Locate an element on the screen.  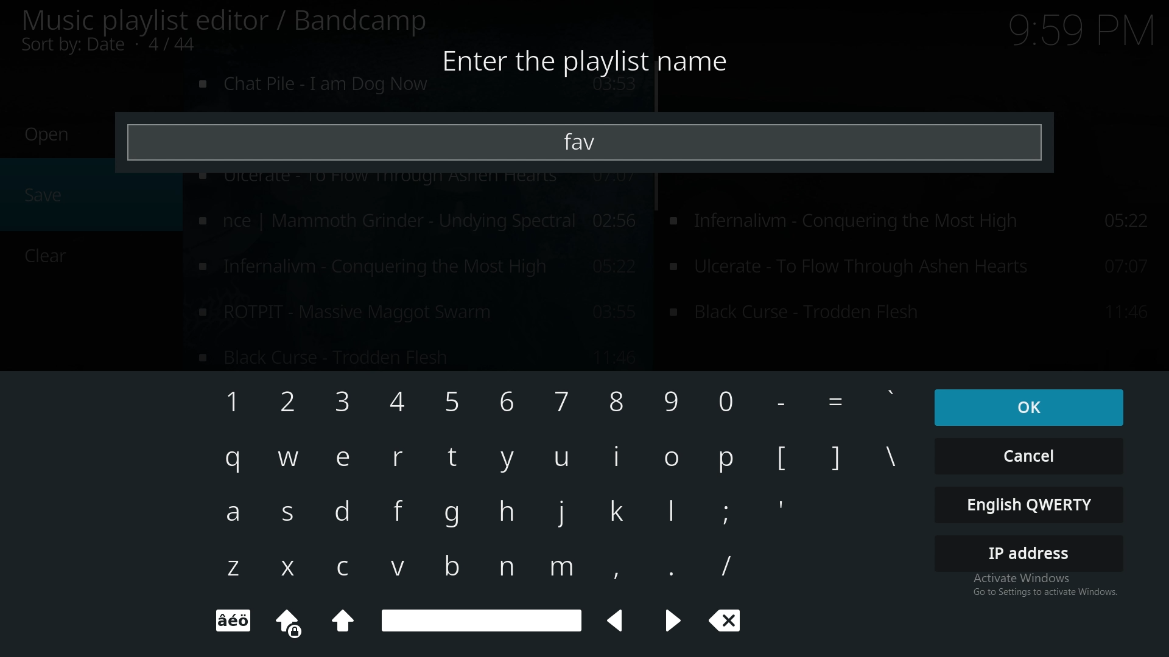
ip address is located at coordinates (1031, 552).